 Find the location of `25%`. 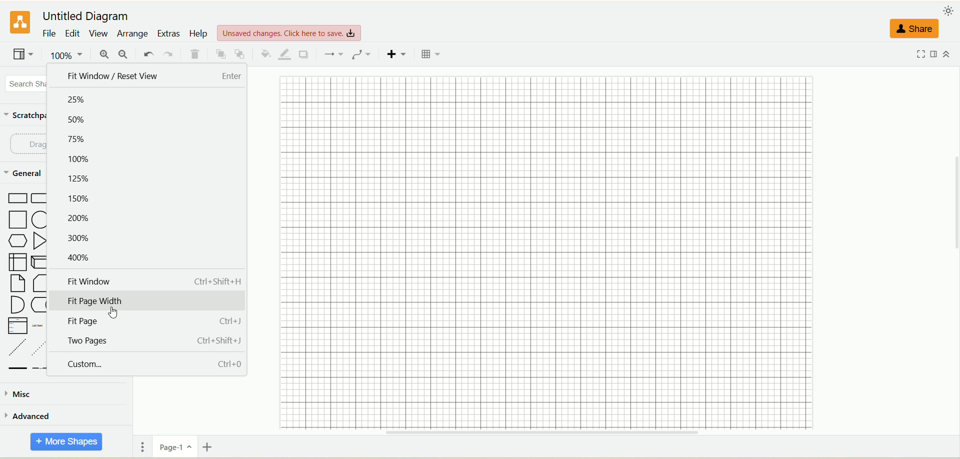

25% is located at coordinates (77, 100).